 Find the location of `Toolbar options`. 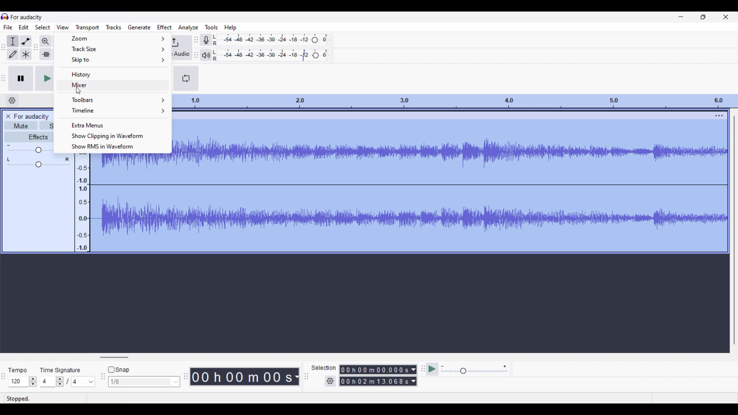

Toolbar options is located at coordinates (113, 100).